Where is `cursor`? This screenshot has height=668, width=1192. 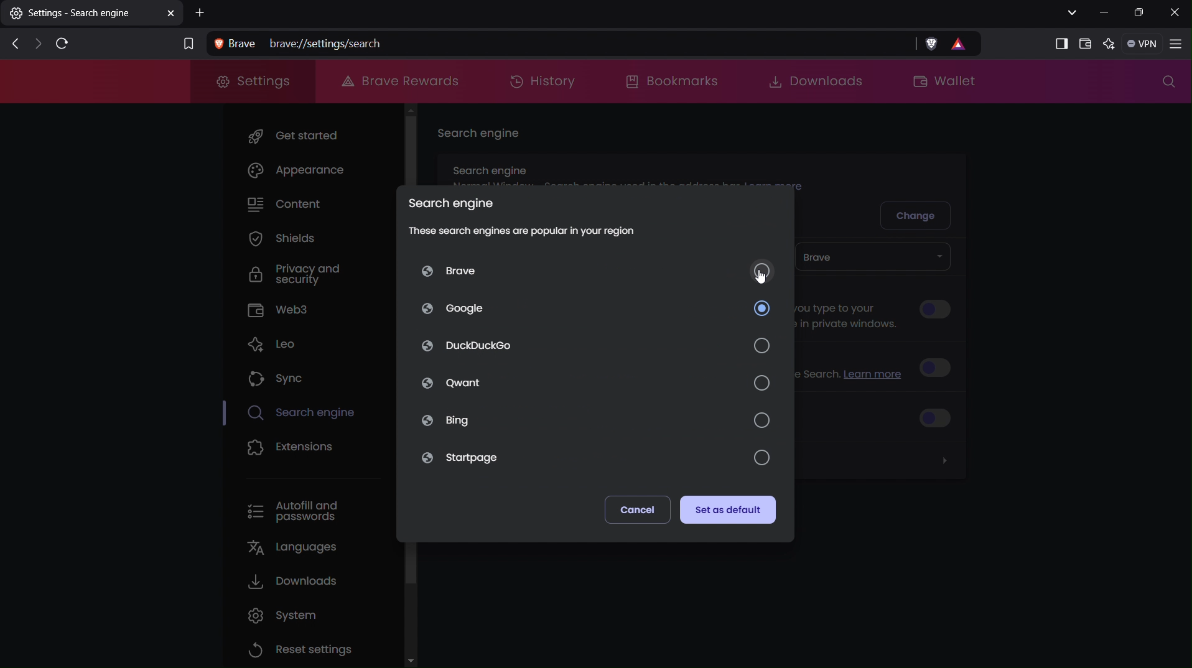 cursor is located at coordinates (760, 277).